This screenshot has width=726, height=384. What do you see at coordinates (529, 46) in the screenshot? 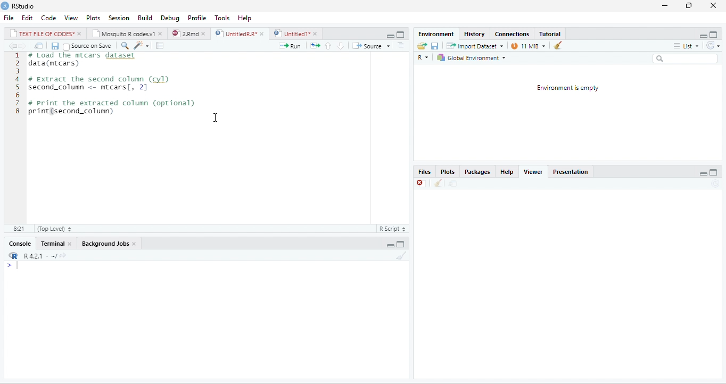
I see `14 MB` at bounding box center [529, 46].